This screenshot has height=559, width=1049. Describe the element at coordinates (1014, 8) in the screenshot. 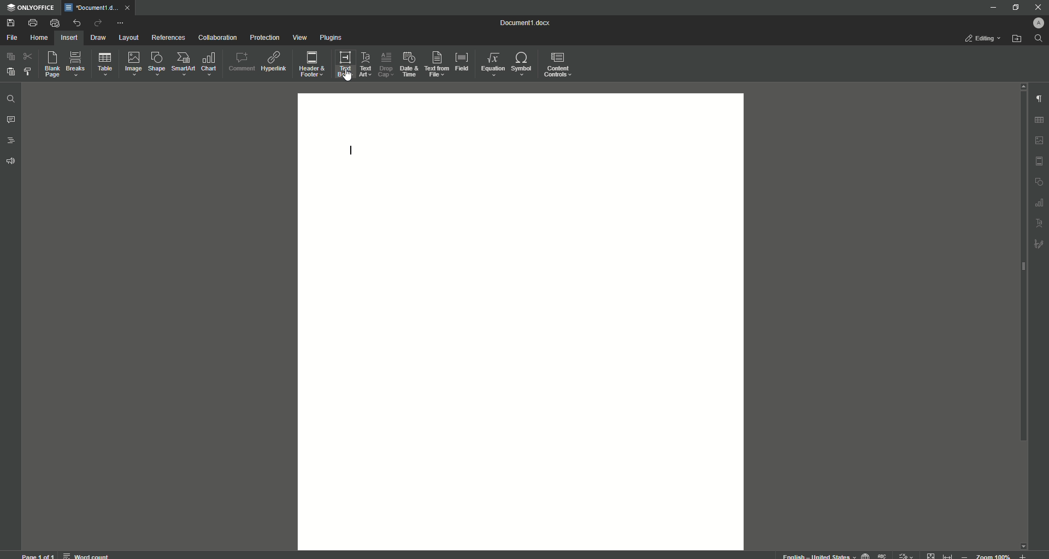

I see `Restore` at that location.